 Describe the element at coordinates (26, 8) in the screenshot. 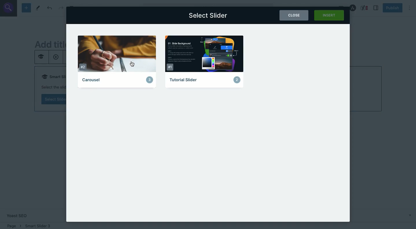

I see `Add block` at that location.